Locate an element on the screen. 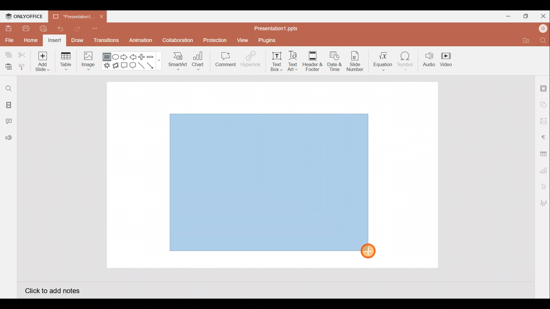 The image size is (550, 309). Add slide is located at coordinates (42, 60).